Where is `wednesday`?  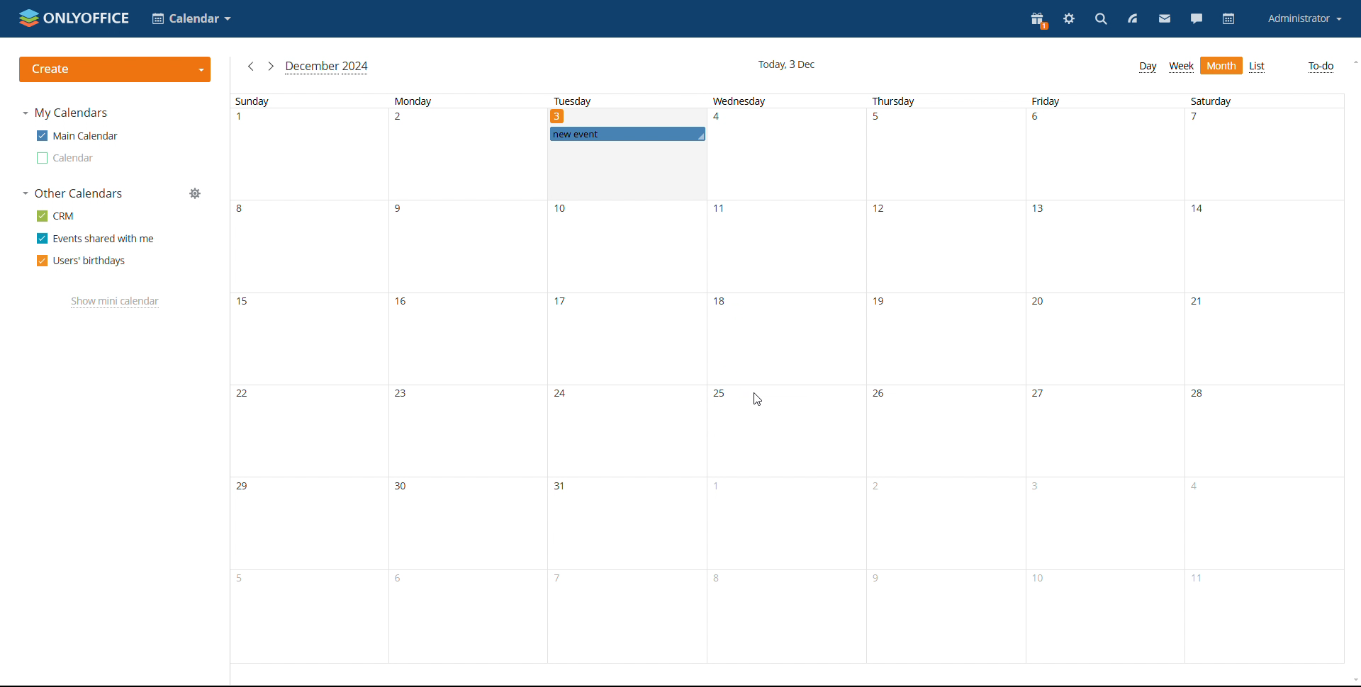 wednesday is located at coordinates (784, 378).